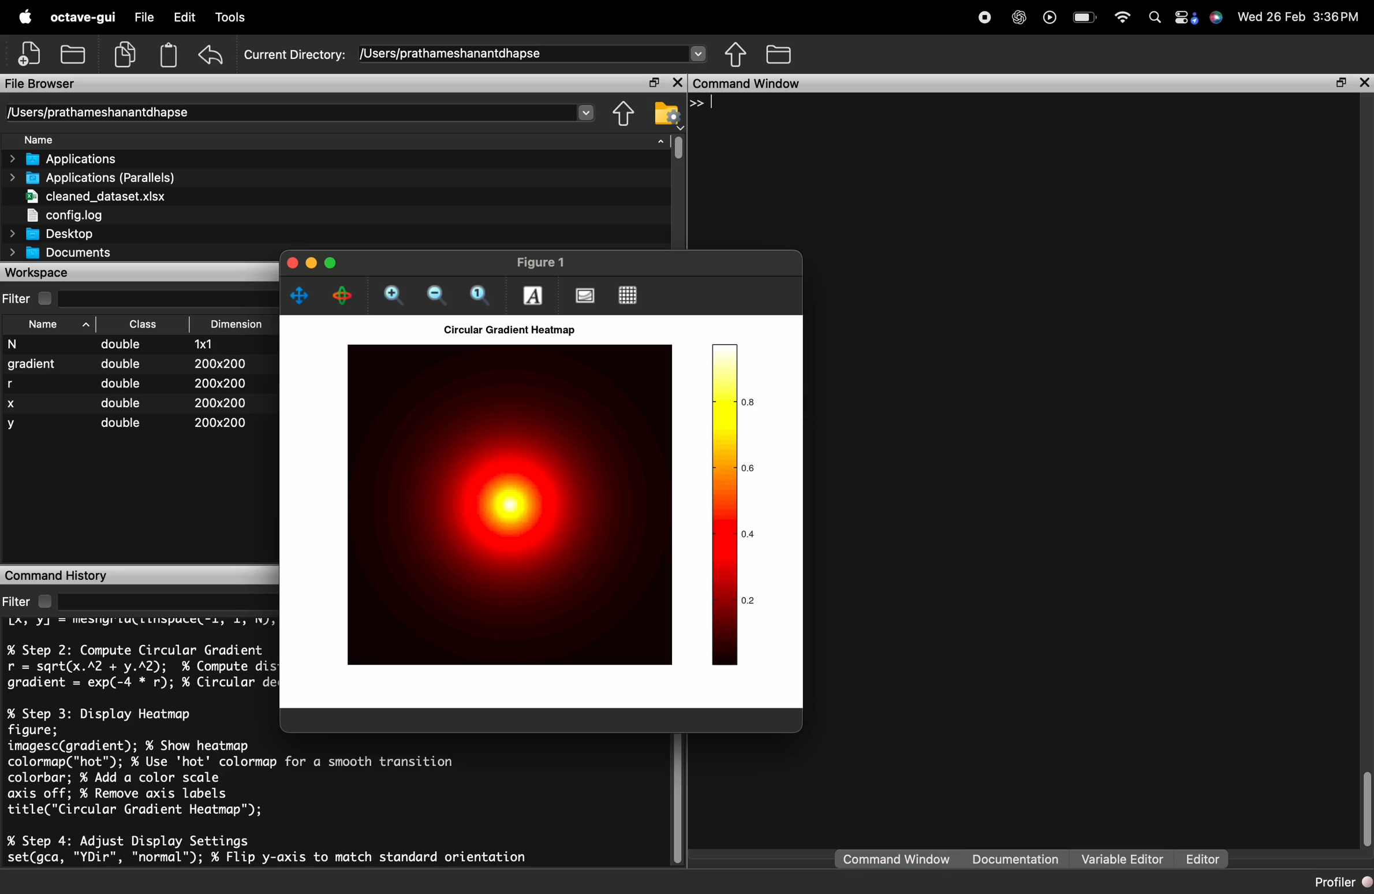 Image resolution: width=1374 pixels, height=894 pixels. I want to click on workspace, so click(138, 271).